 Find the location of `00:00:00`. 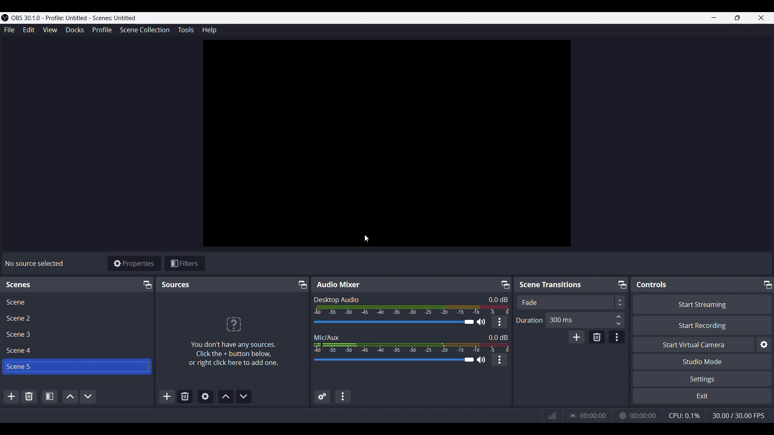

00:00:00 is located at coordinates (644, 415).